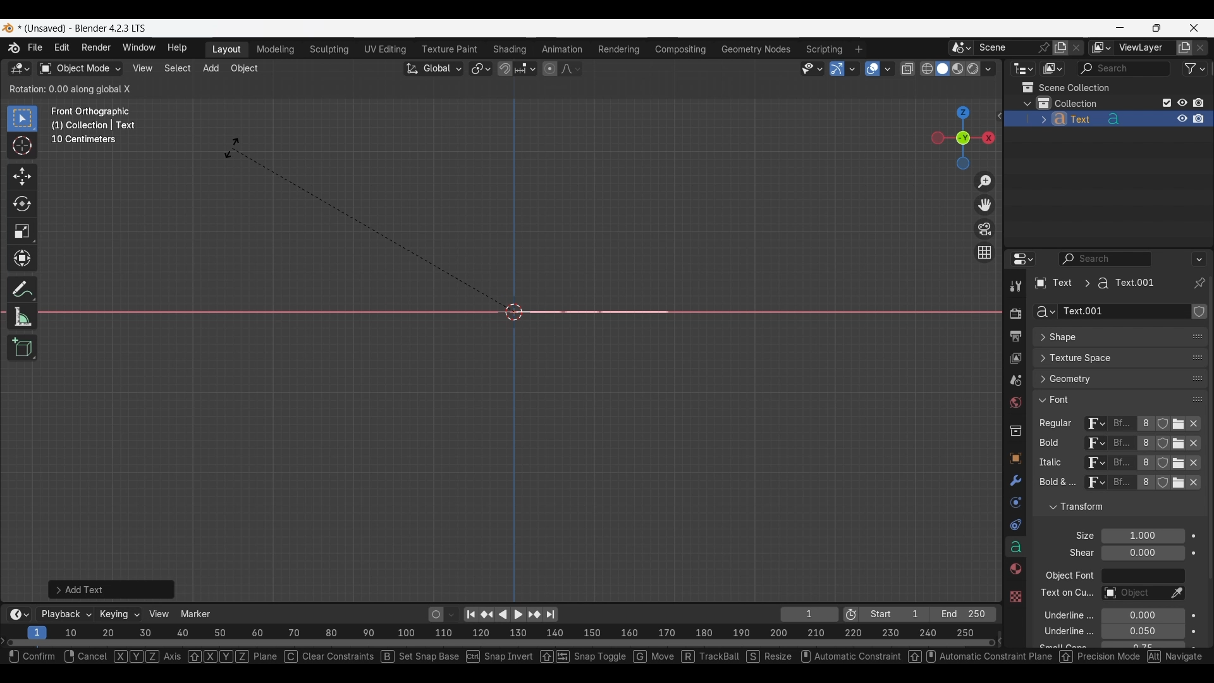 This screenshot has height=683, width=1214. Describe the element at coordinates (1014, 570) in the screenshot. I see `Material` at that location.